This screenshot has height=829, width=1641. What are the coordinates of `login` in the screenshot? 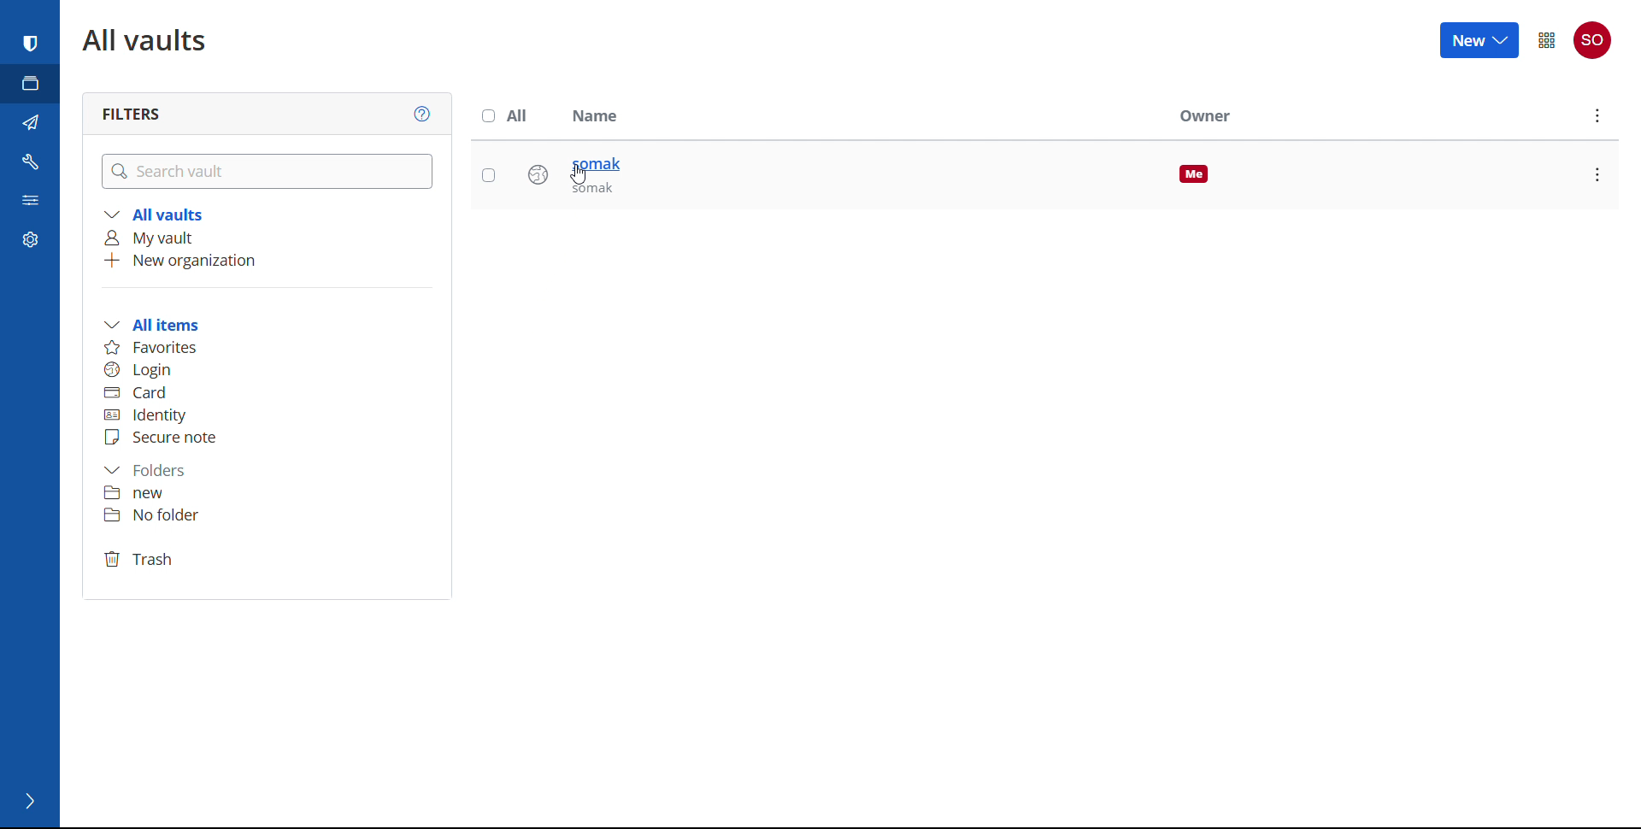 It's located at (262, 370).